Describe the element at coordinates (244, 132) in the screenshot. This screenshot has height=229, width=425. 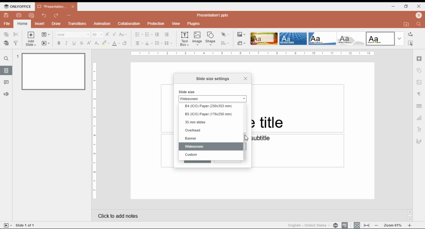
I see `scroll bar` at that location.